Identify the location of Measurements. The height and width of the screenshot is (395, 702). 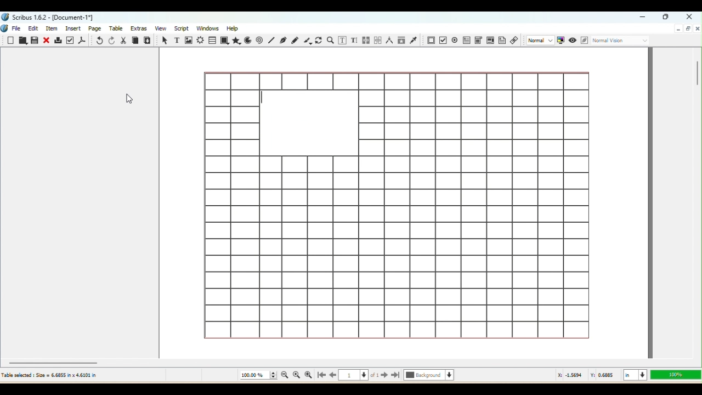
(388, 41).